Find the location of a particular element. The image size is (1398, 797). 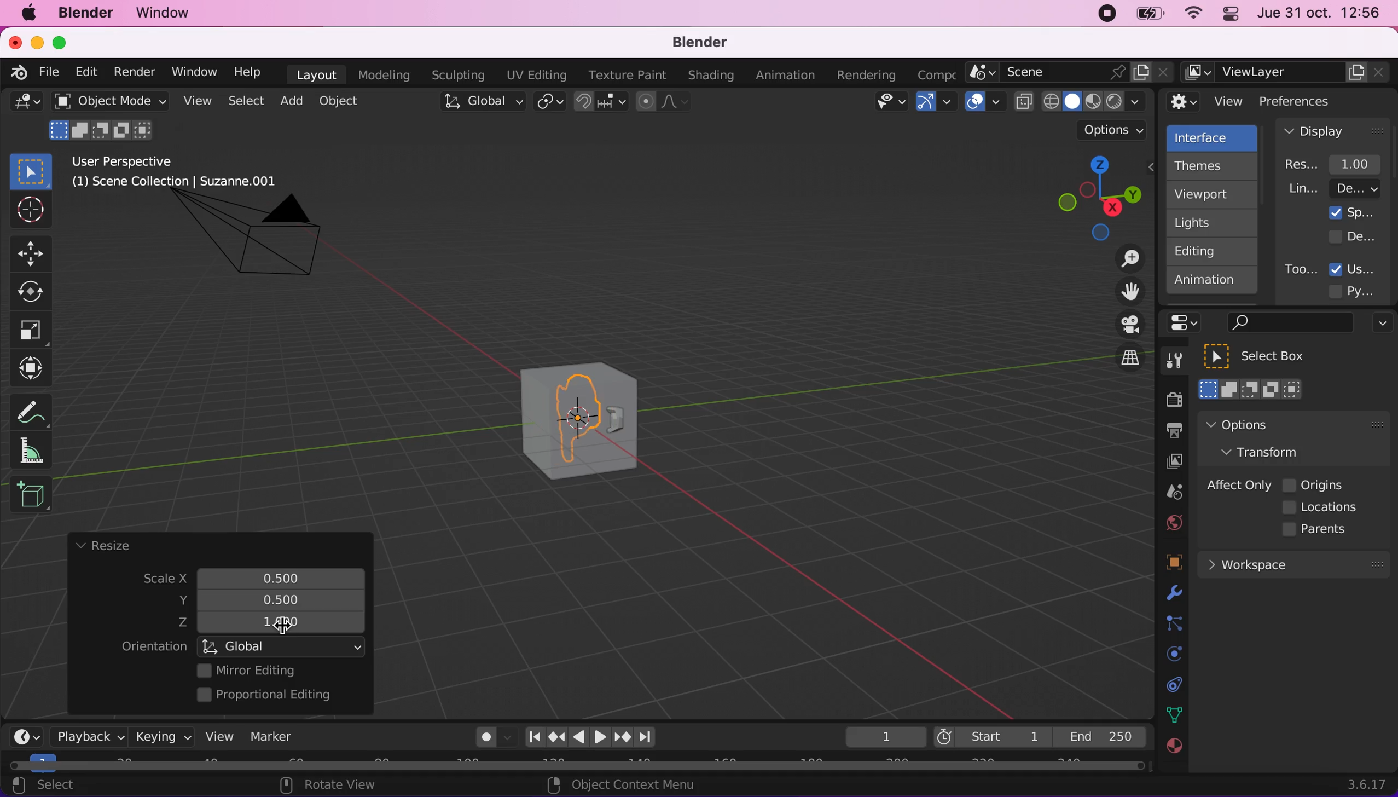

shading is located at coordinates (711, 76).